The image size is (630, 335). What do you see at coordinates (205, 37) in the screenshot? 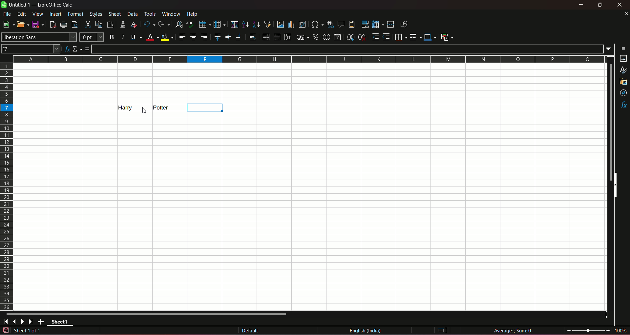
I see `align right` at bounding box center [205, 37].